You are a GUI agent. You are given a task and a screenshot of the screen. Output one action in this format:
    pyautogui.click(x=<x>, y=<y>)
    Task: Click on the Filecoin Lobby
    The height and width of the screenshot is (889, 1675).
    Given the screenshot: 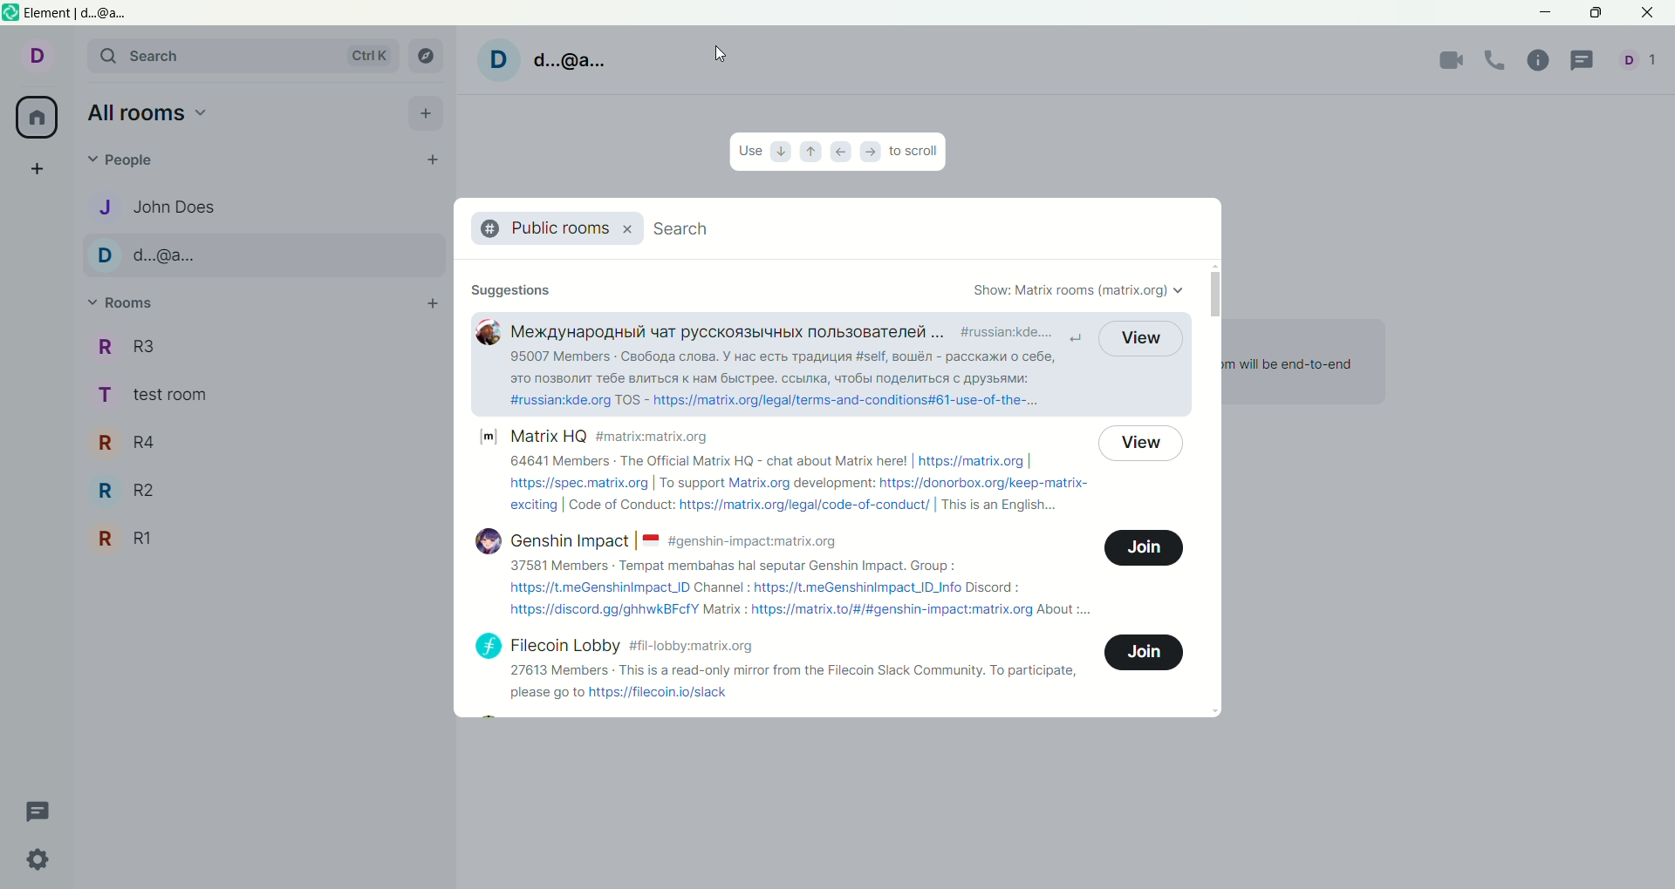 What is the action you would take?
    pyautogui.click(x=566, y=646)
    